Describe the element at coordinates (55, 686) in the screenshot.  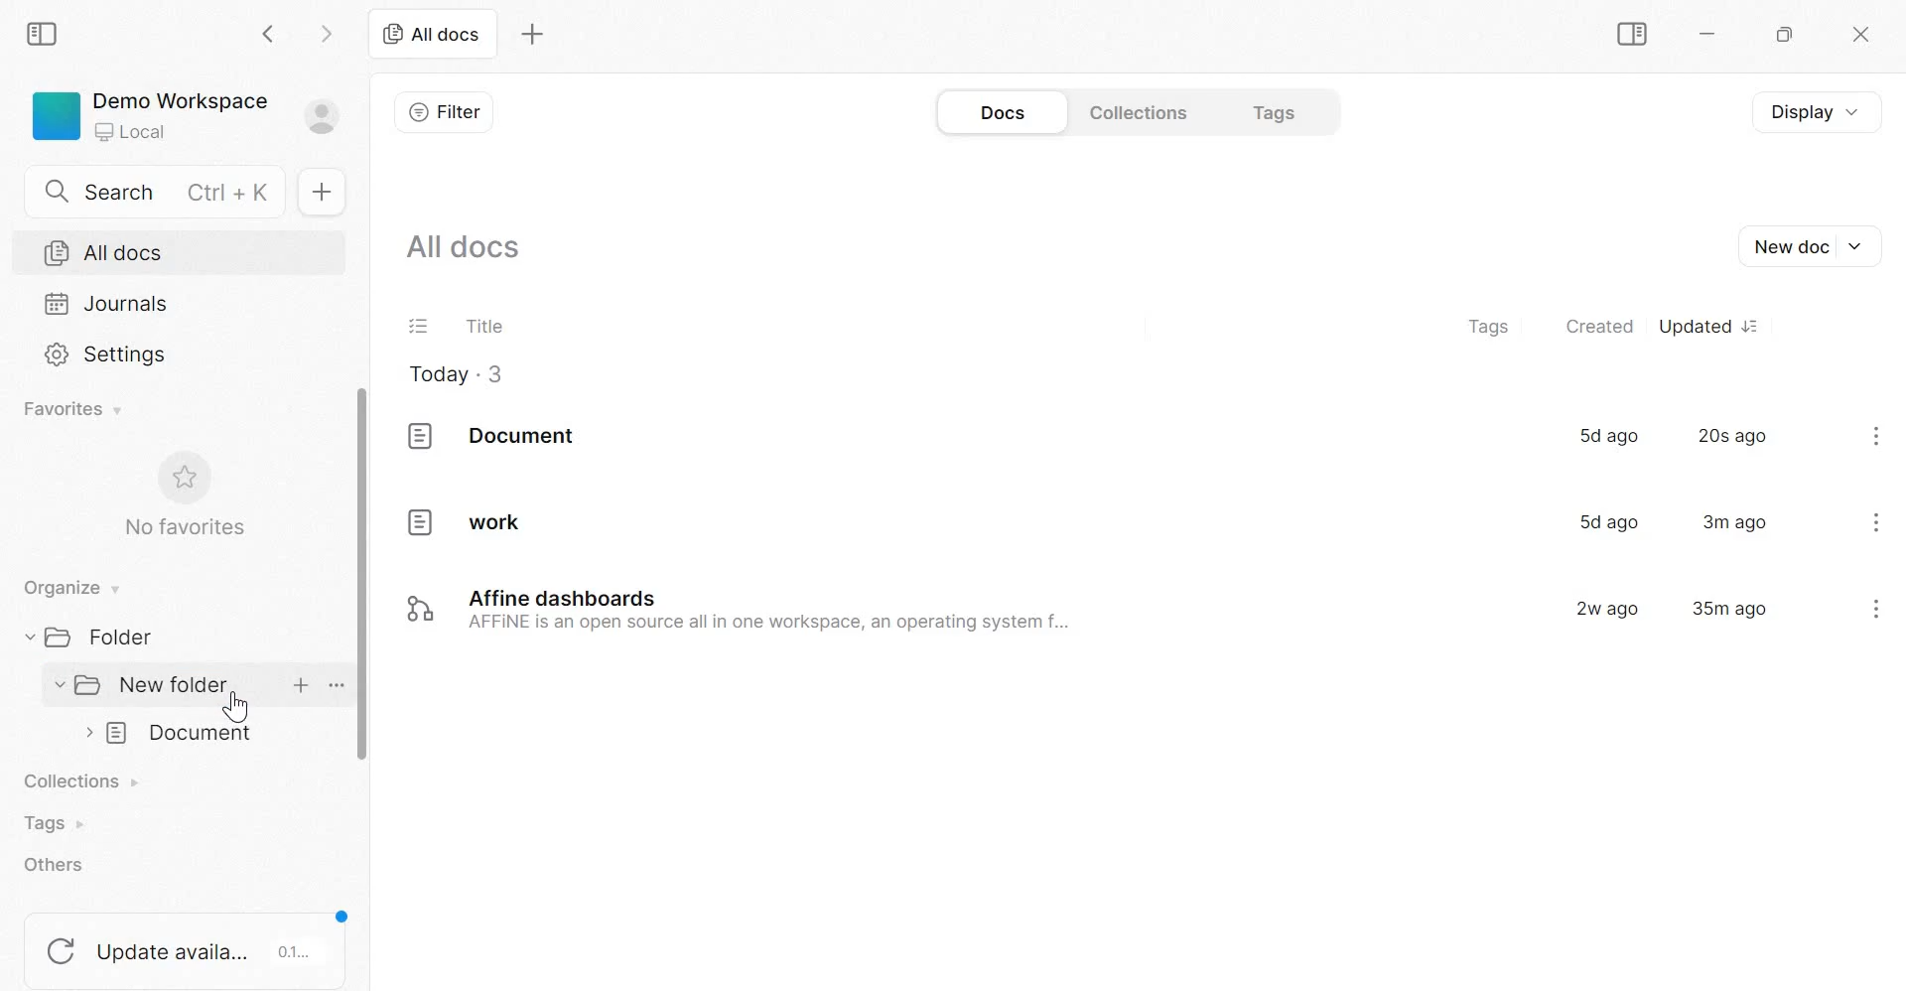
I see `collapse/expand` at that location.